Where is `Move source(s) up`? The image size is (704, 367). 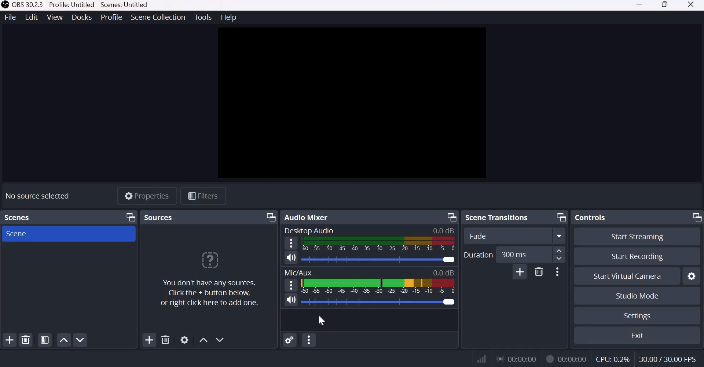
Move source(s) up is located at coordinates (203, 340).